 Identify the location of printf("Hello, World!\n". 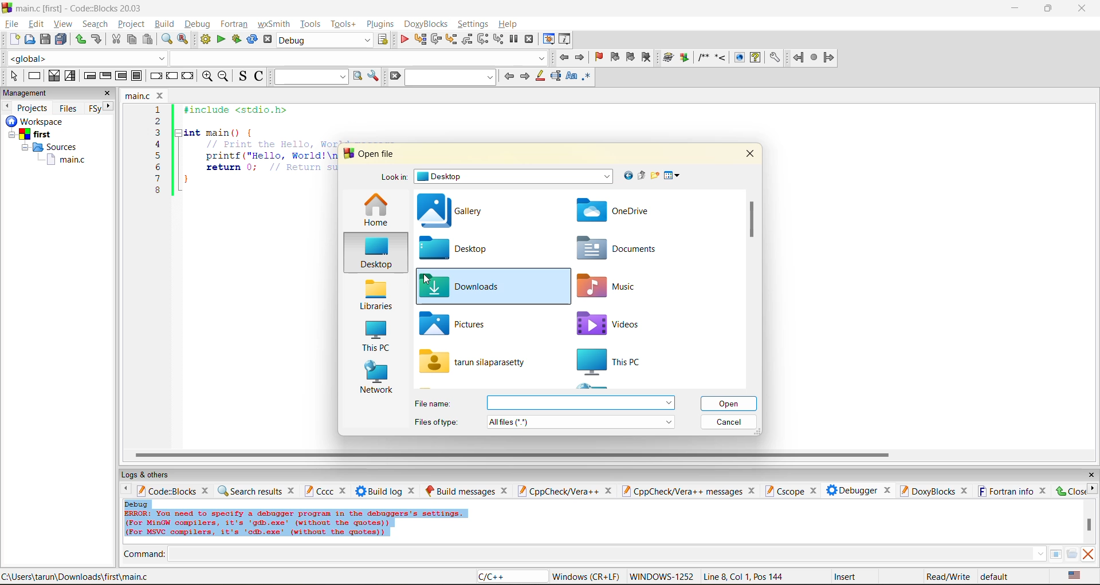
(270, 156).